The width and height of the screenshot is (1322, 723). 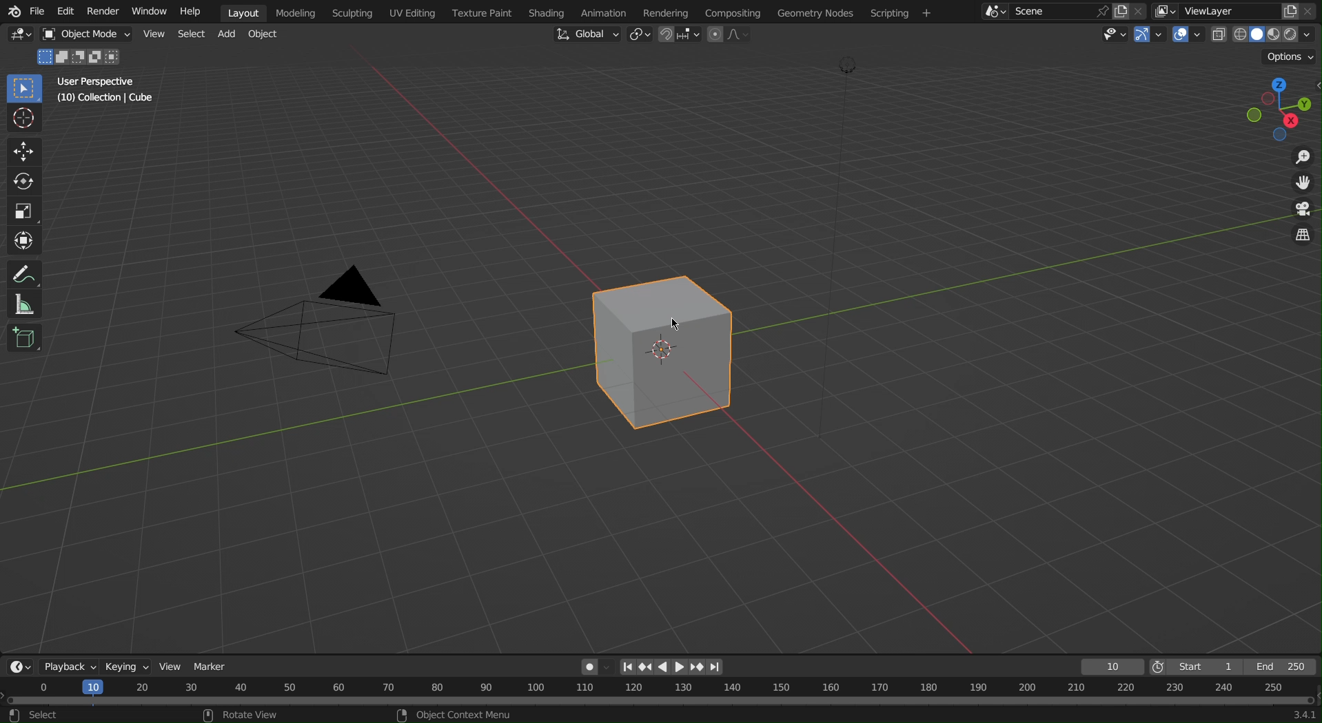 I want to click on Marker, so click(x=212, y=664).